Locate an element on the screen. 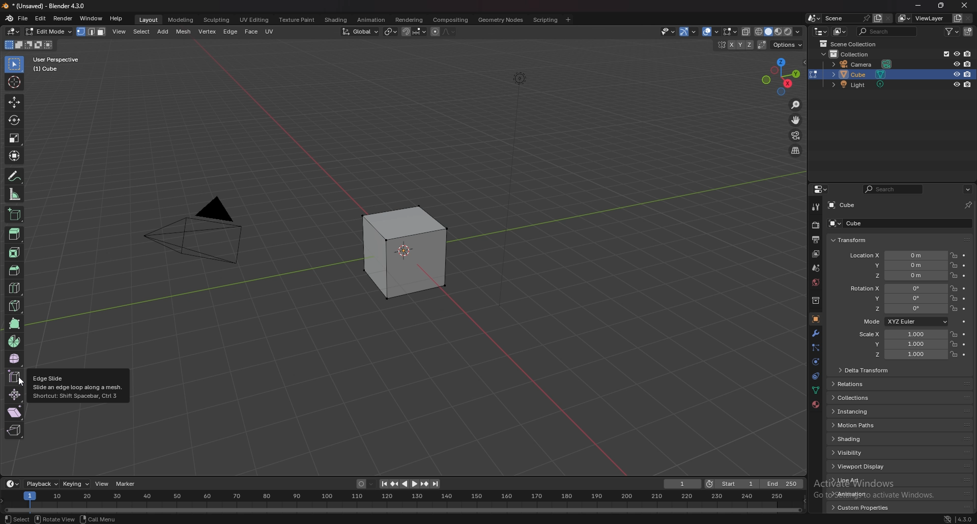 This screenshot has width=977, height=524. geometry nodes is located at coordinates (500, 20).